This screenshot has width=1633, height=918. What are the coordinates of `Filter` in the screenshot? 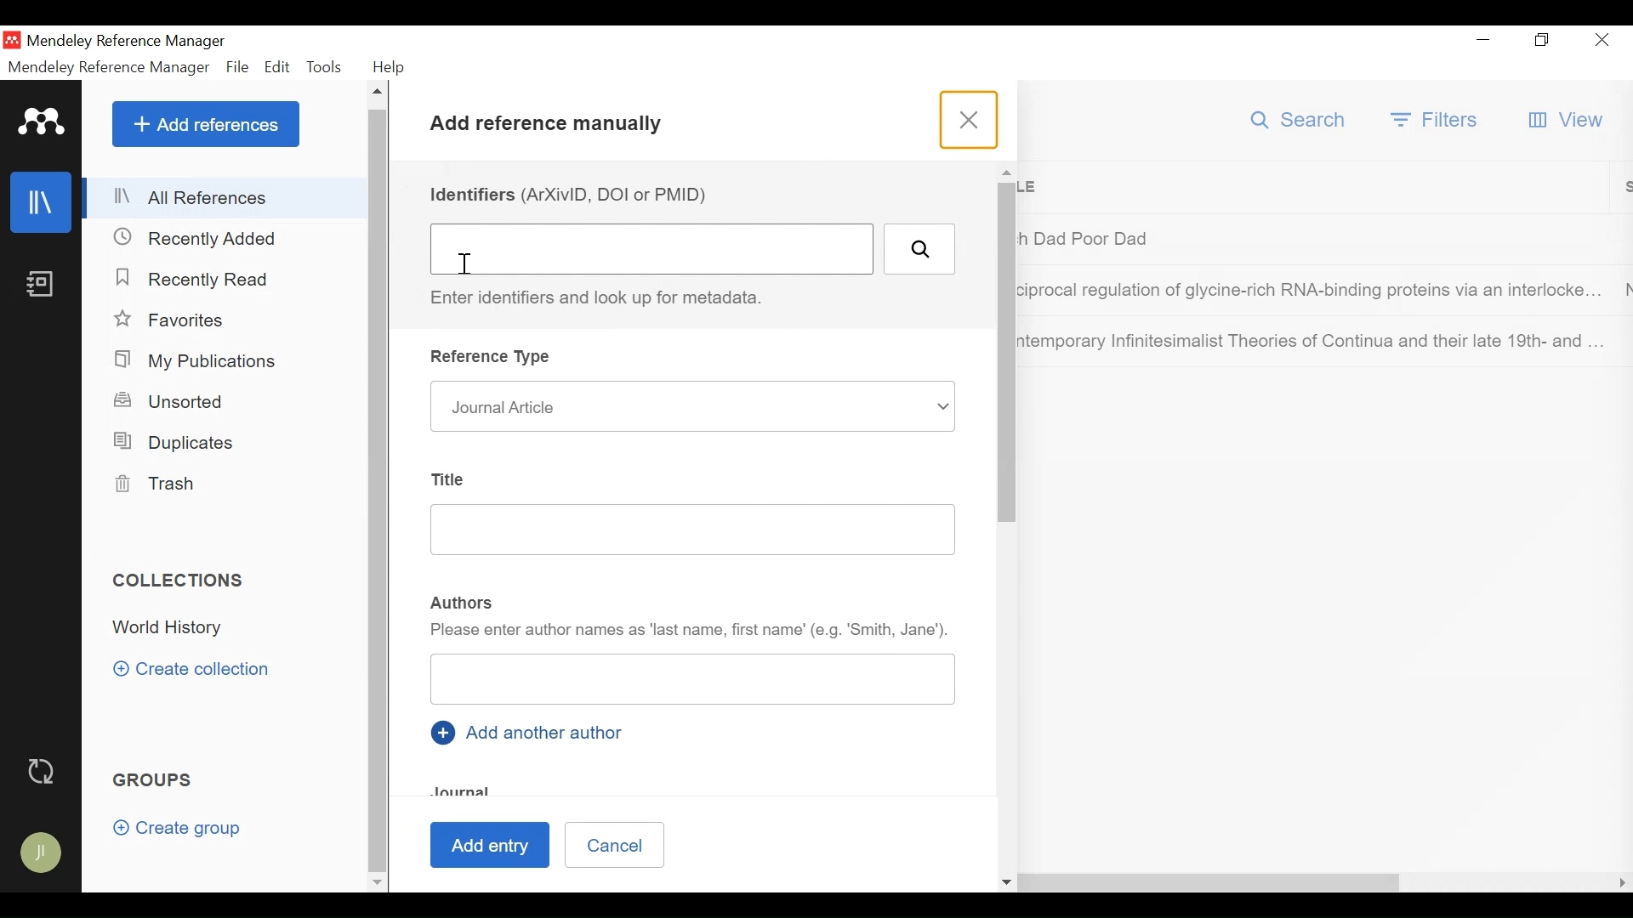 It's located at (1436, 122).